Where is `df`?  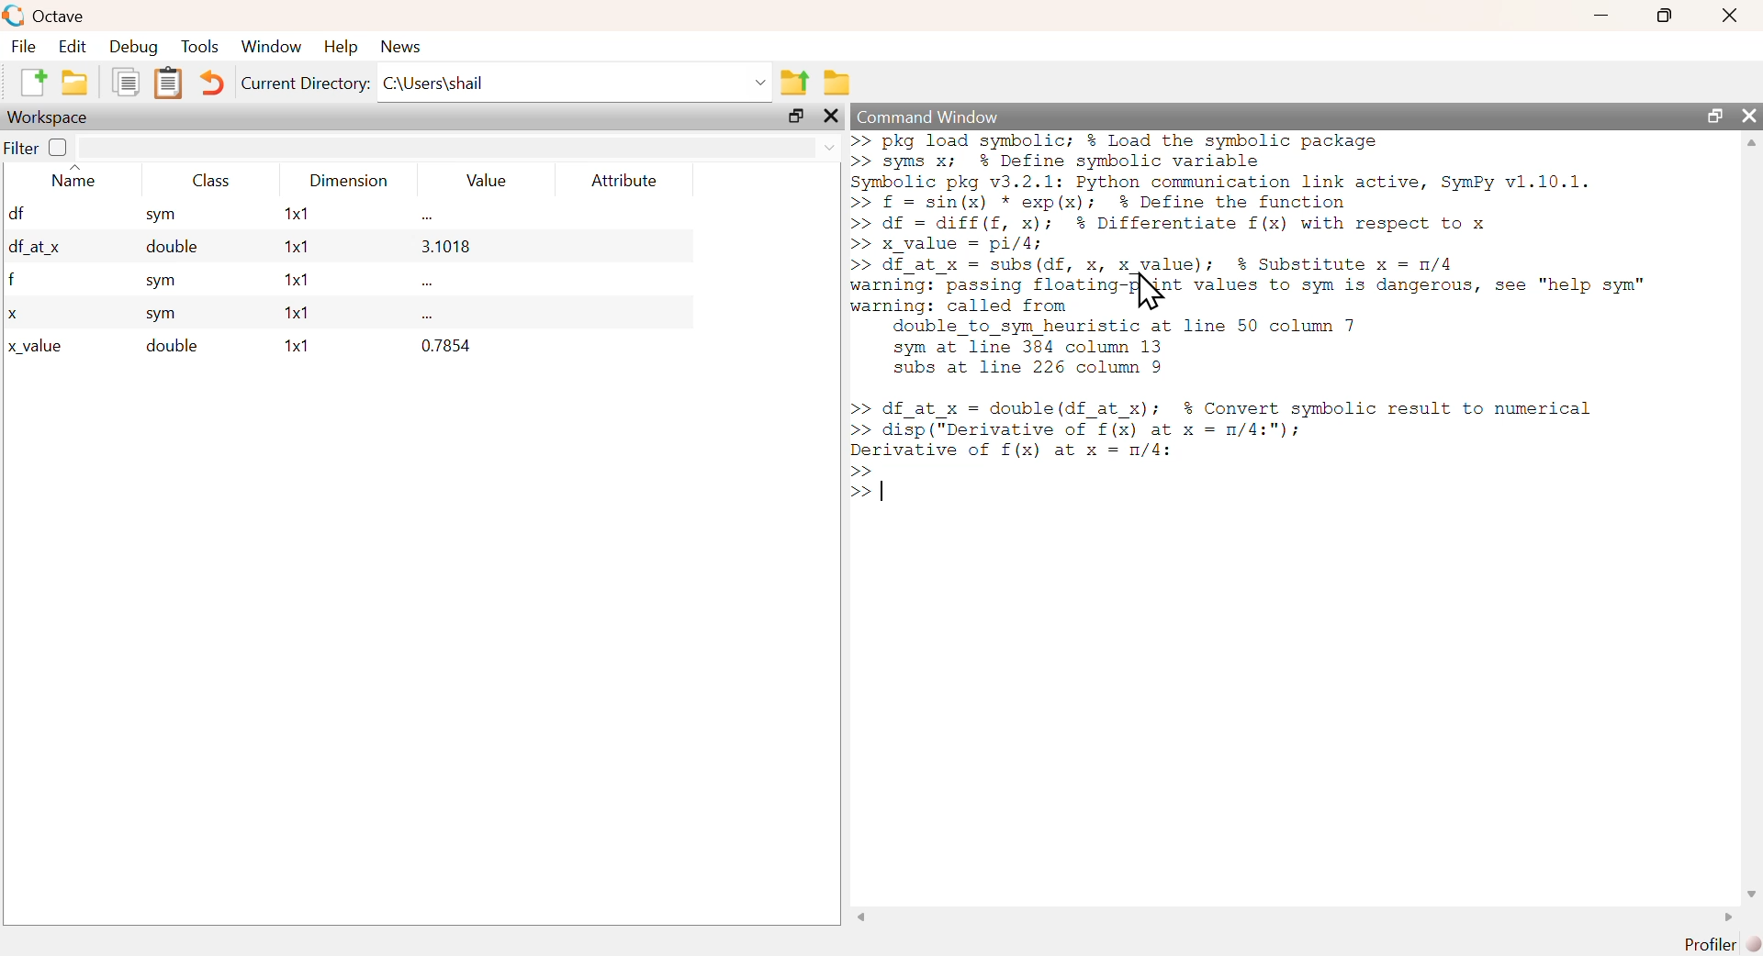
df is located at coordinates (17, 212).